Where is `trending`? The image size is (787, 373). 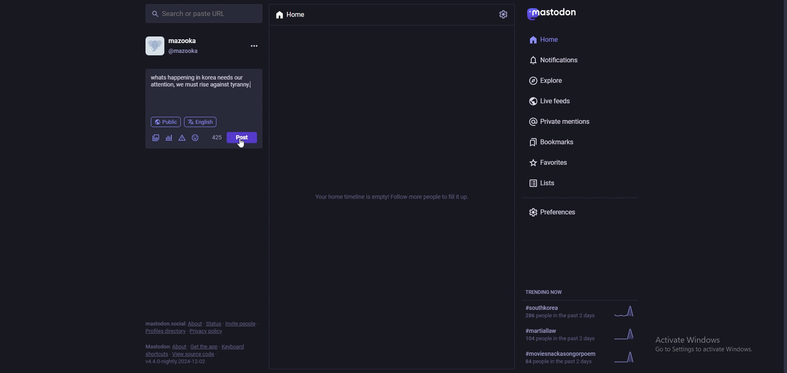 trending is located at coordinates (582, 357).